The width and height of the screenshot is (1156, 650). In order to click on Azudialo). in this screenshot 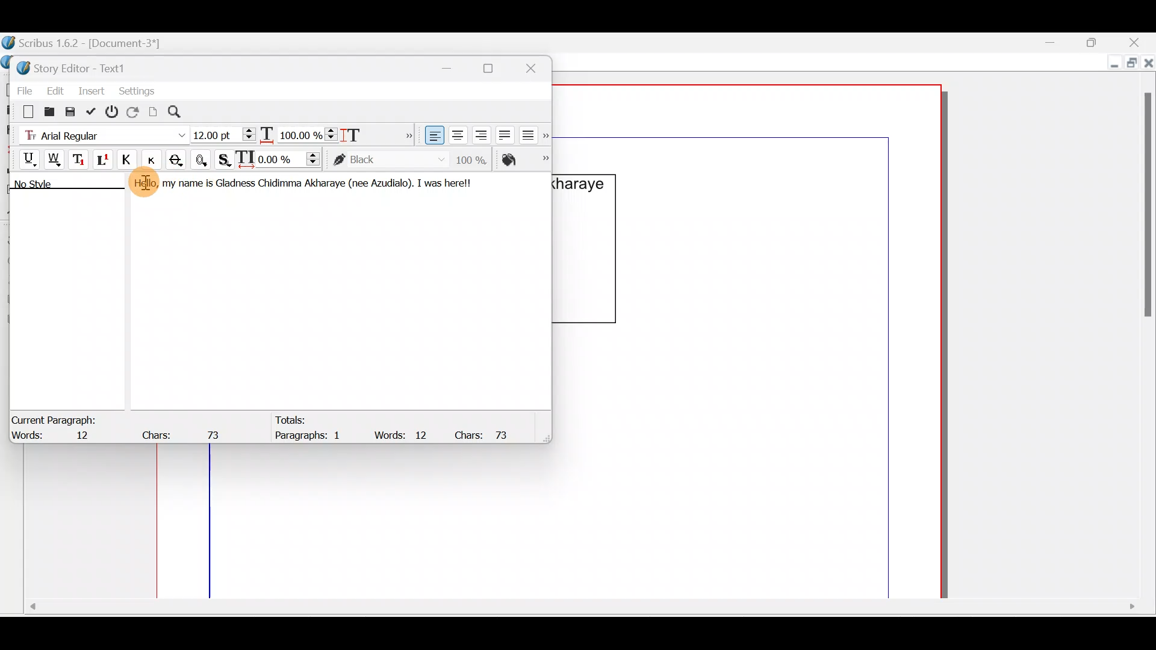, I will do `click(391, 182)`.